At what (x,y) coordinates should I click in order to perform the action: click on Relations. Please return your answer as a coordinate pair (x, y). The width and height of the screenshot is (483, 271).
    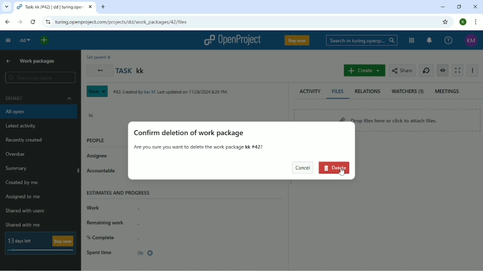
    Looking at the image, I should click on (368, 91).